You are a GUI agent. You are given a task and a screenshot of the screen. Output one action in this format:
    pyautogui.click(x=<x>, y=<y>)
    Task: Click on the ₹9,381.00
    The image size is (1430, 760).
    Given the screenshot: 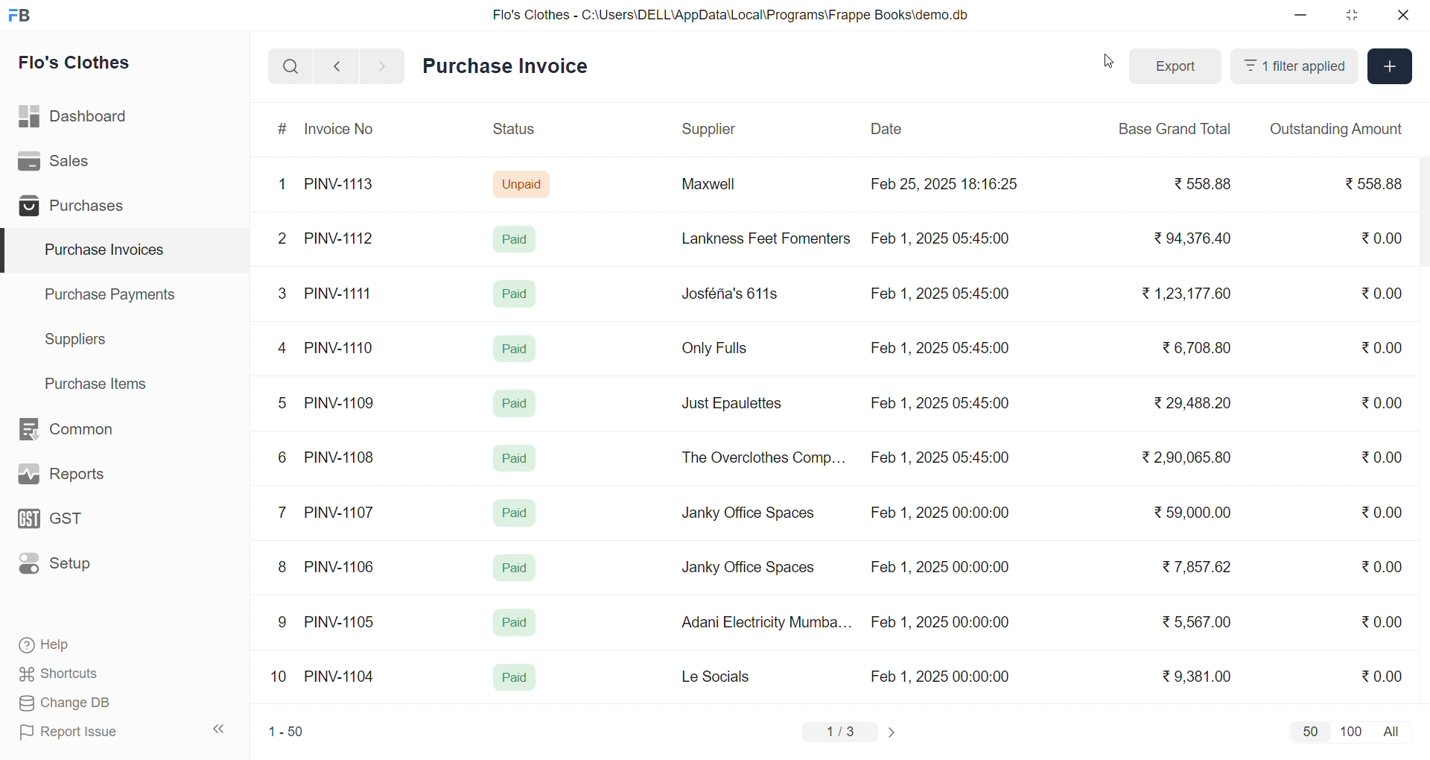 What is the action you would take?
    pyautogui.click(x=1197, y=677)
    